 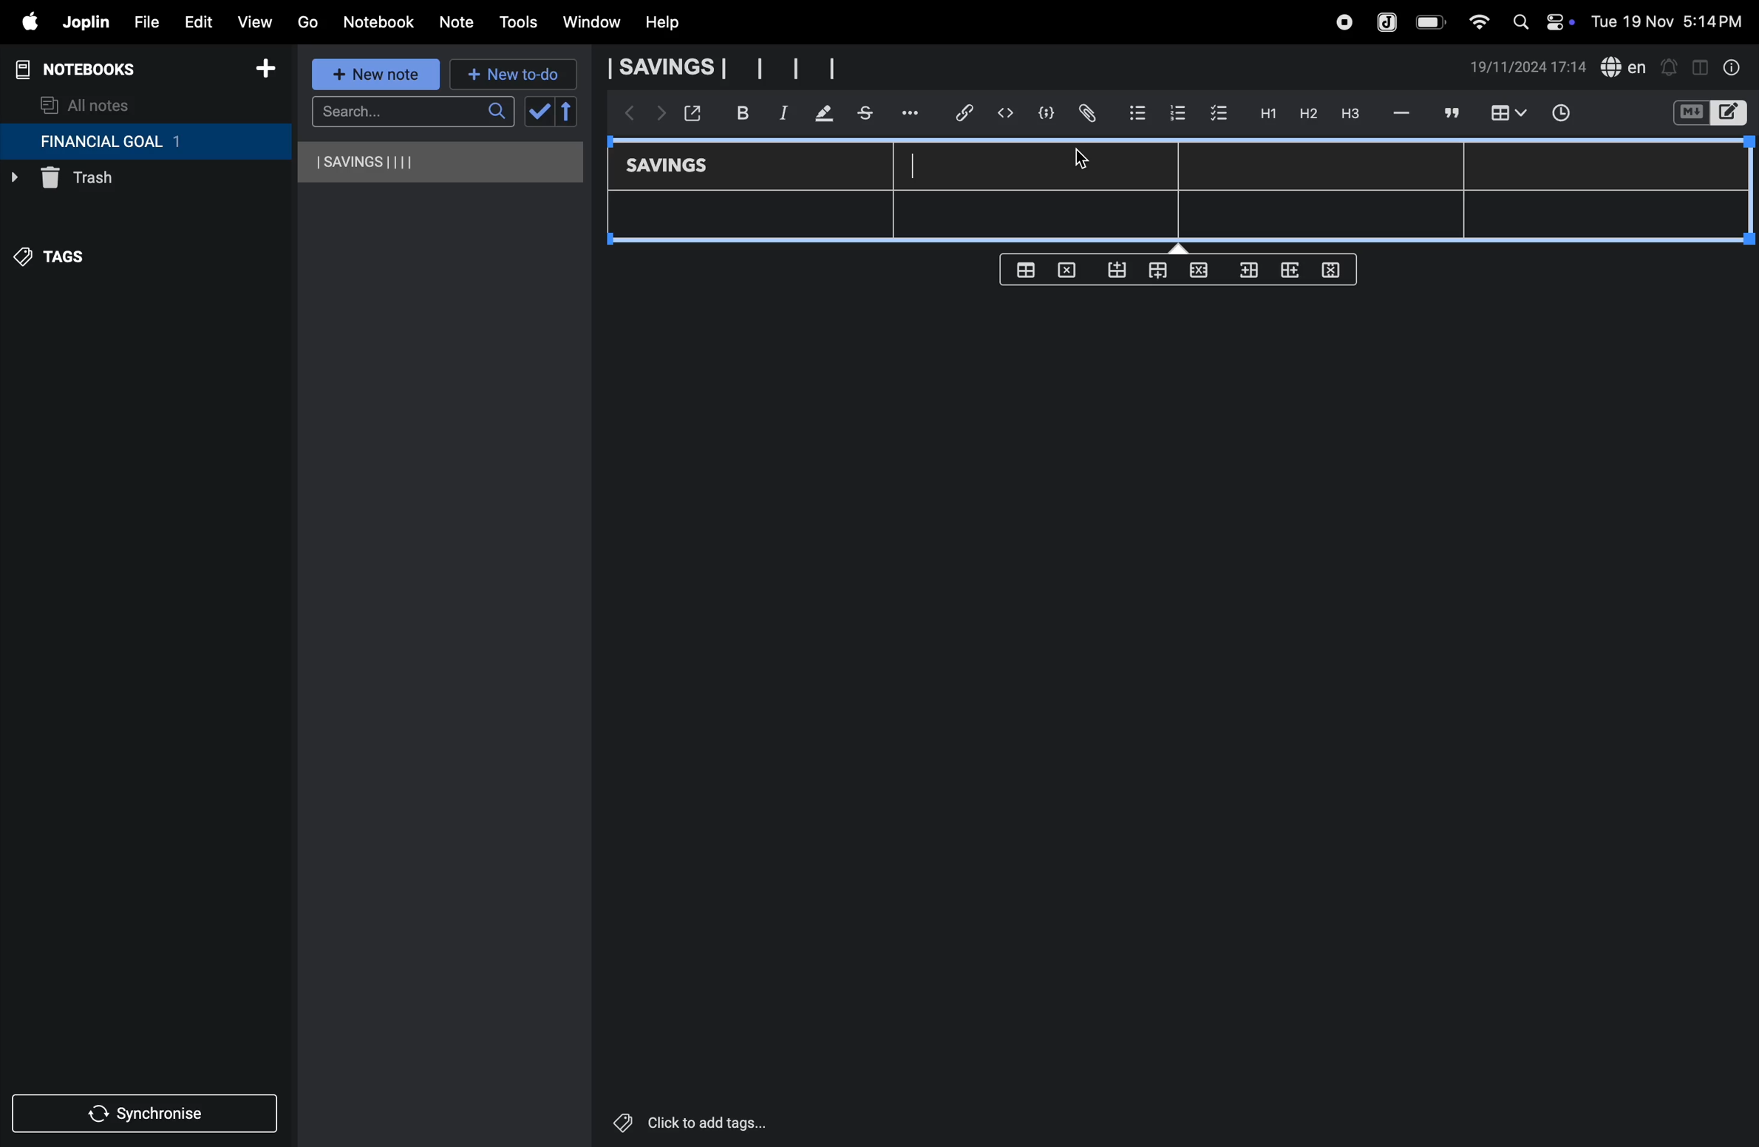 What do you see at coordinates (412, 112) in the screenshot?
I see `search` at bounding box center [412, 112].